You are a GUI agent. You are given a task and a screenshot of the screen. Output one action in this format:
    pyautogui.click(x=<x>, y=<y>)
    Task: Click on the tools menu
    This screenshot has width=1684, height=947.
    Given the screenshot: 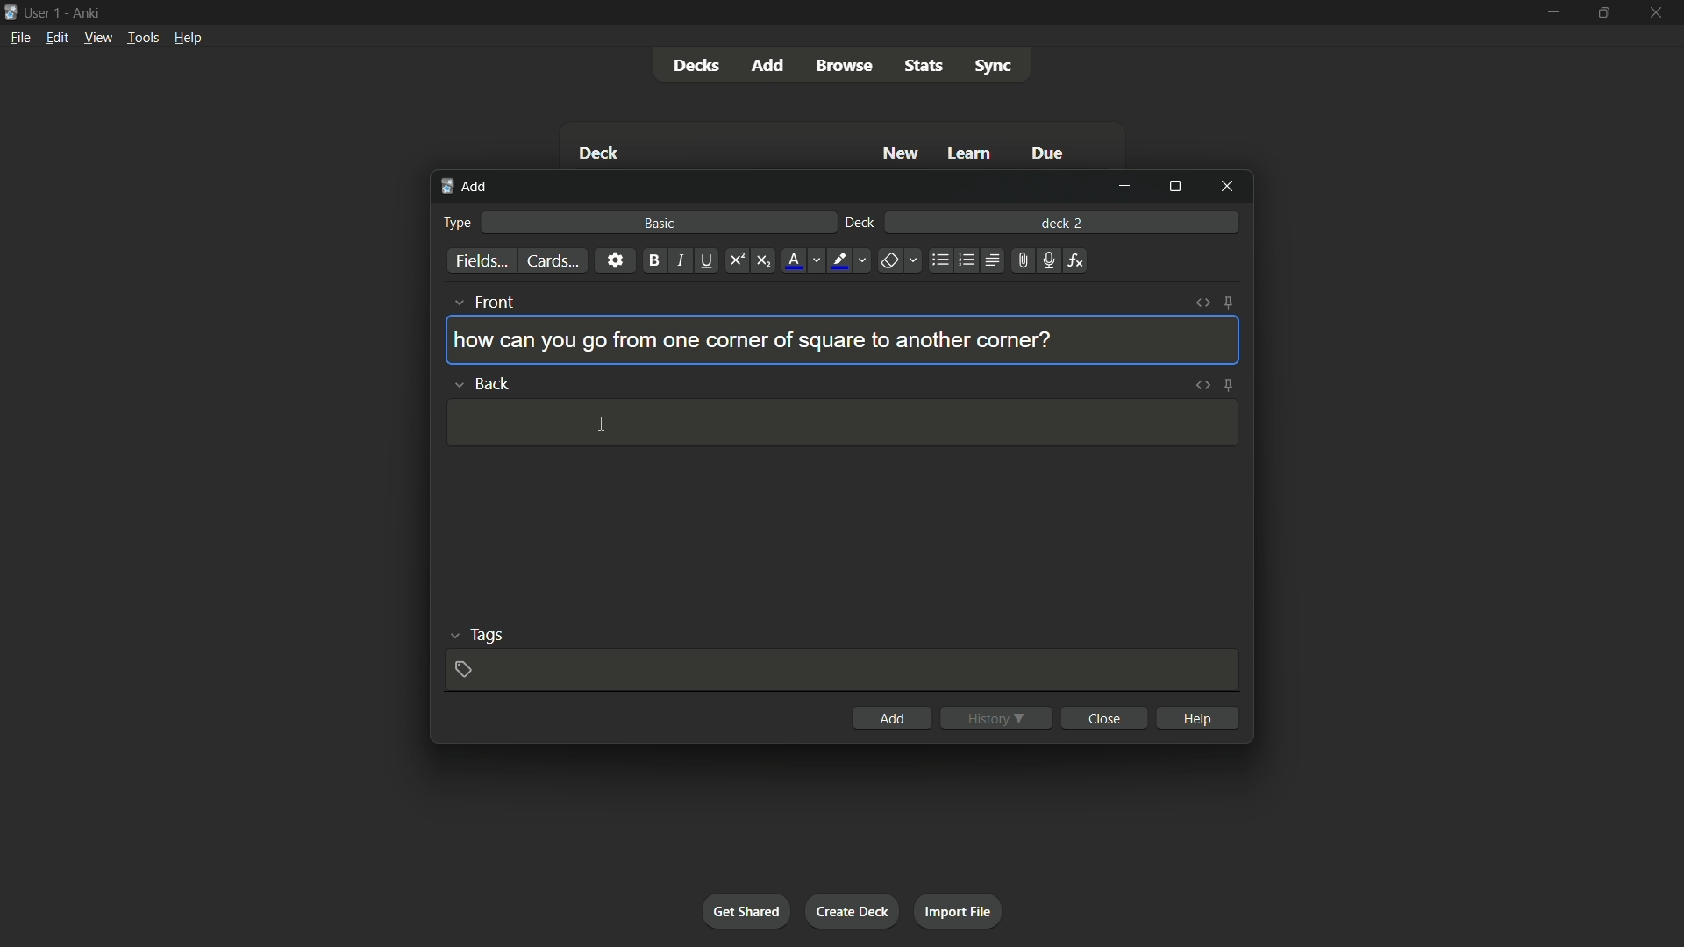 What is the action you would take?
    pyautogui.click(x=143, y=38)
    